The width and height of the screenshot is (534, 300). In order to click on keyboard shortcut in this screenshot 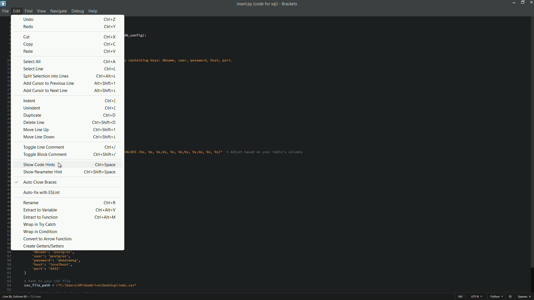, I will do `click(104, 155)`.